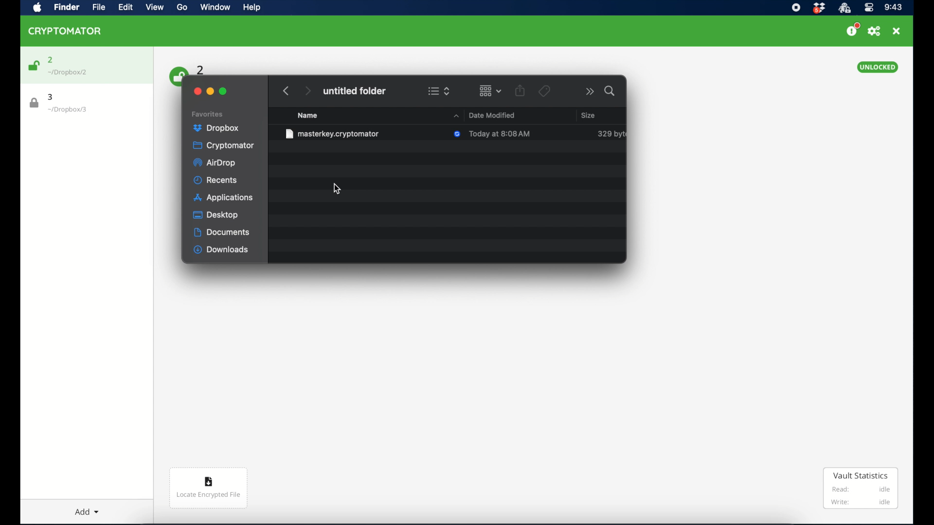 The width and height of the screenshot is (934, 525). Describe the element at coordinates (222, 232) in the screenshot. I see `documents` at that location.